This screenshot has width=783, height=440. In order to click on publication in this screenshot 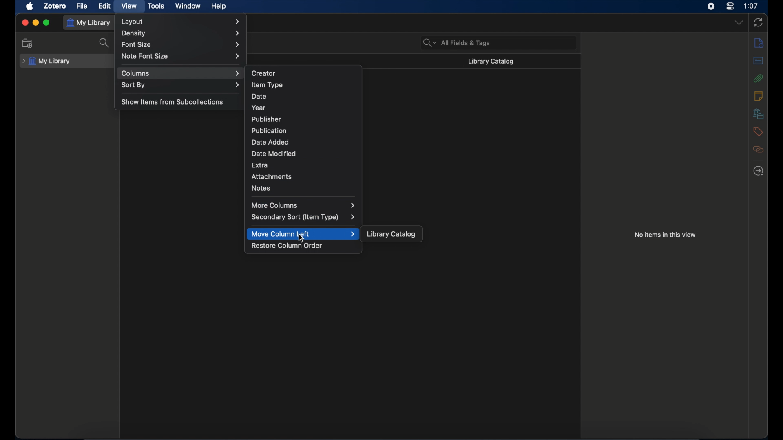, I will do `click(269, 130)`.